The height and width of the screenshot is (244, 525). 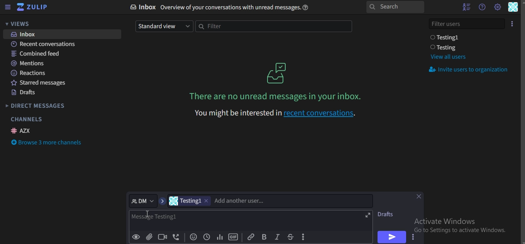 I want to click on filter, so click(x=273, y=27).